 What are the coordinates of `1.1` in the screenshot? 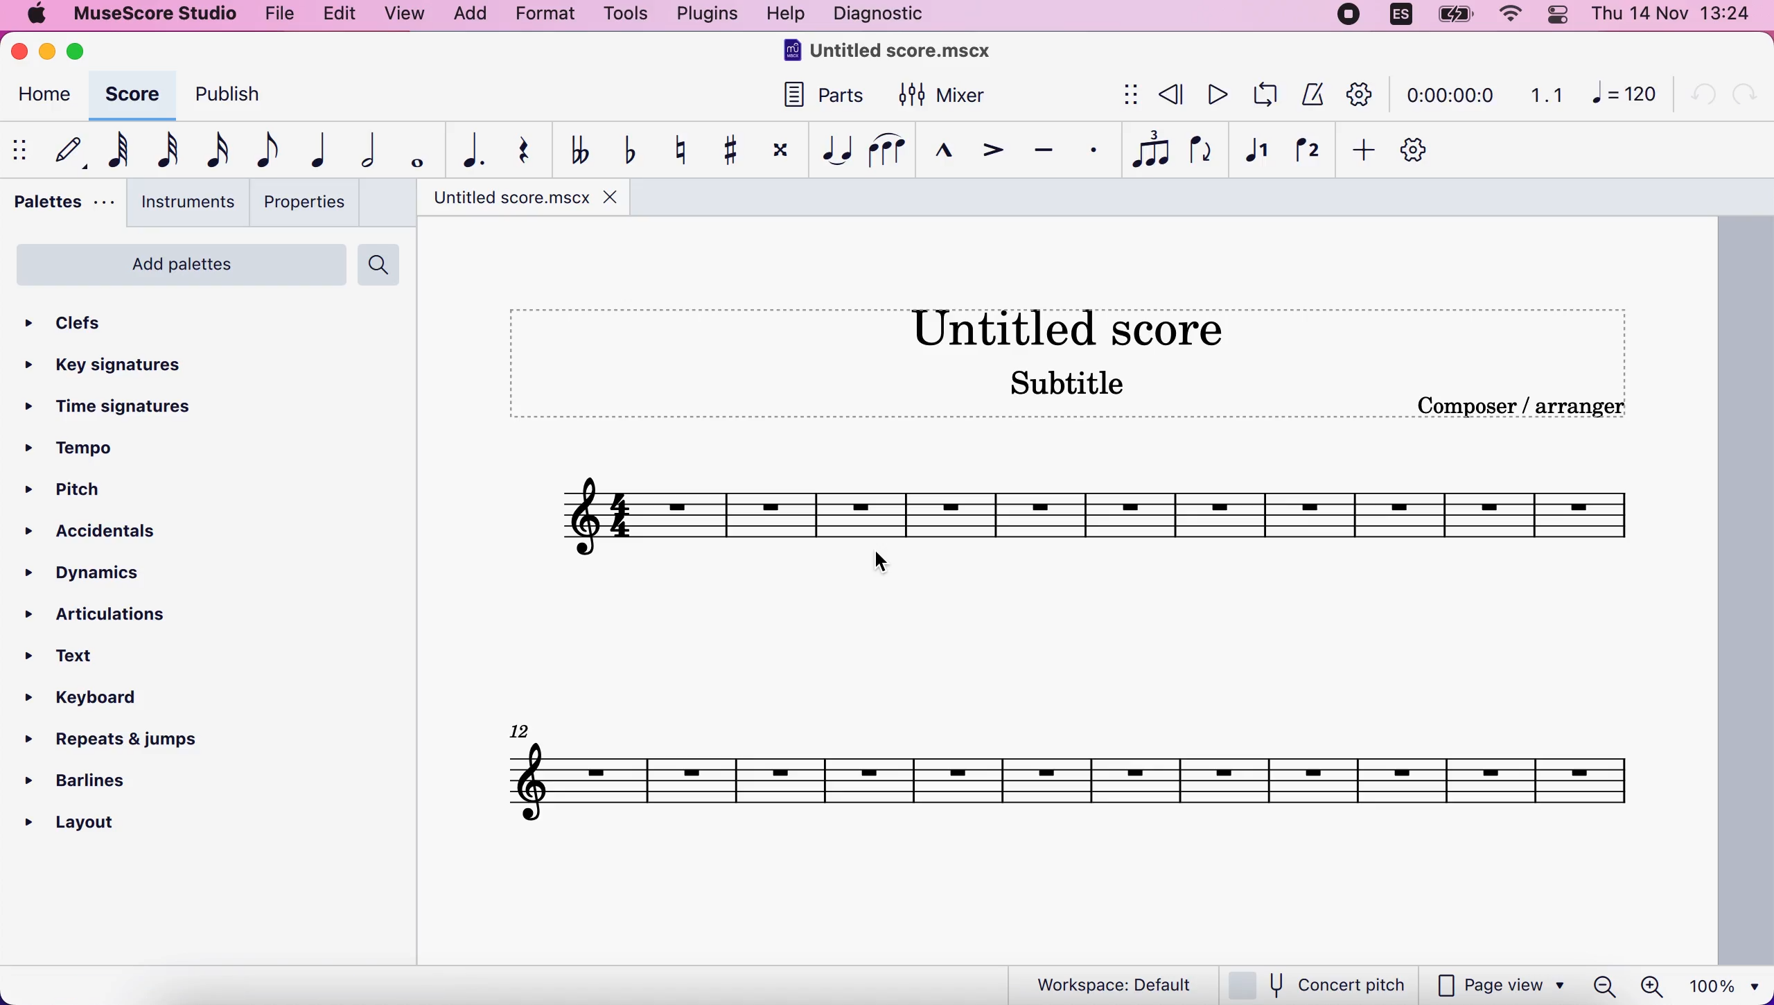 It's located at (1549, 101).